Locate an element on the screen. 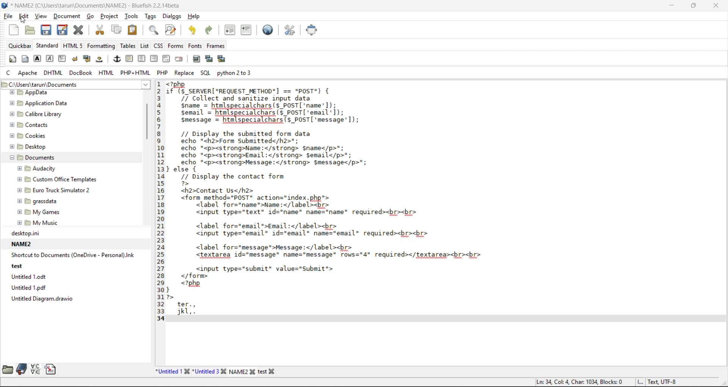  Audacity is located at coordinates (38, 167).